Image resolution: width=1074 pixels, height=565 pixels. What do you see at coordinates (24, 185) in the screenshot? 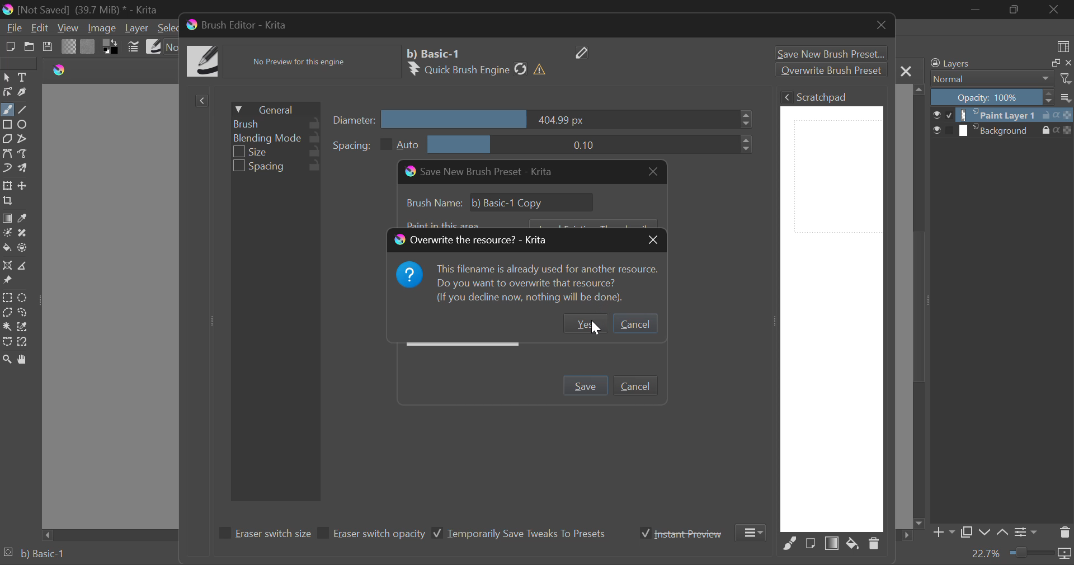
I see `Move Layer` at bounding box center [24, 185].